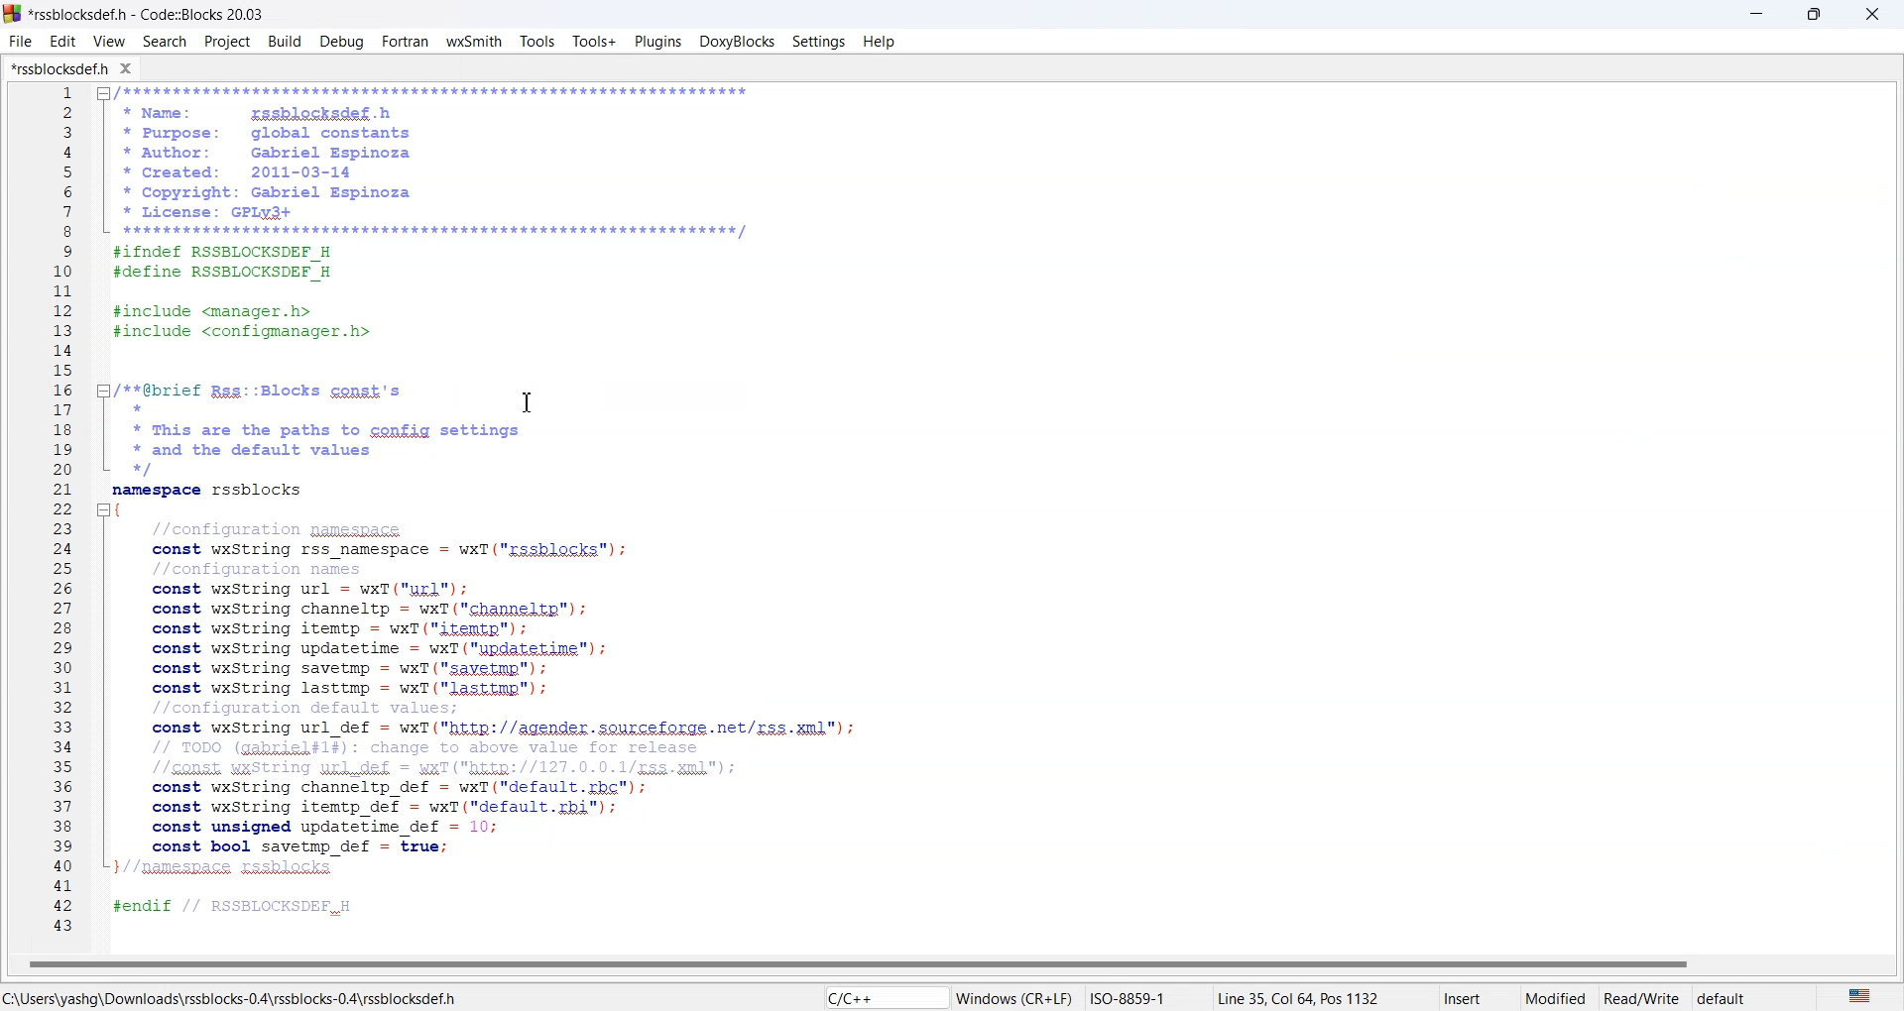 The image size is (1904, 1011). What do you see at coordinates (537, 44) in the screenshot?
I see `tools` at bounding box center [537, 44].